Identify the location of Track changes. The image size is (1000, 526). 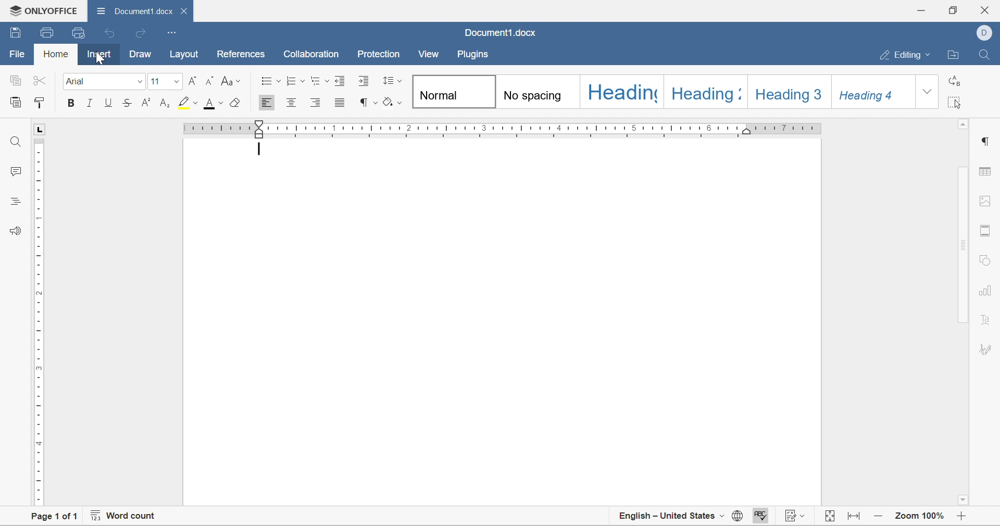
(795, 517).